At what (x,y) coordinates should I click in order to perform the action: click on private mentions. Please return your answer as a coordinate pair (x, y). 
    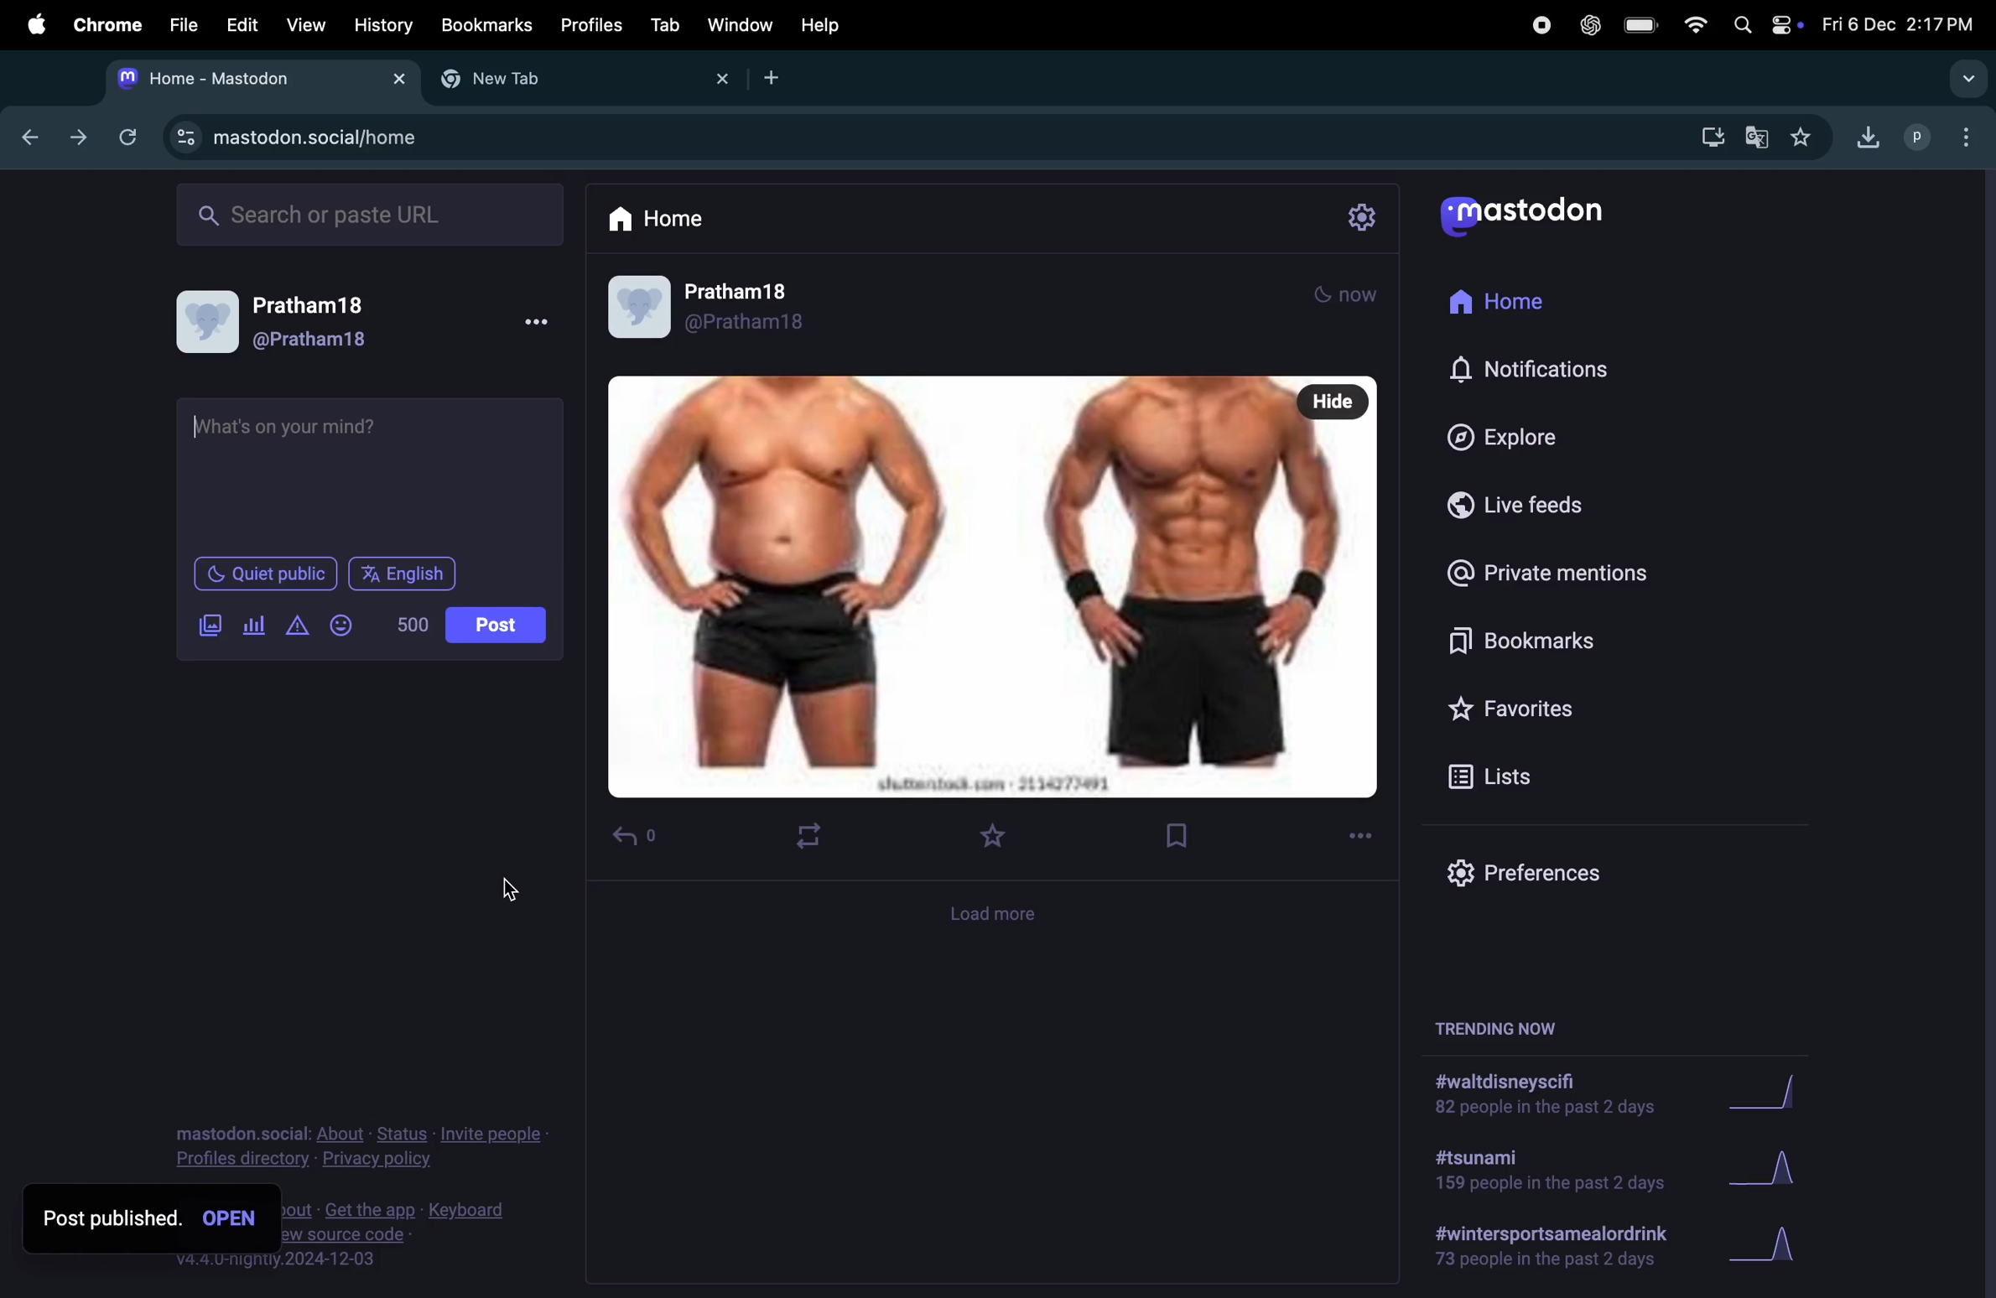
    Looking at the image, I should click on (1567, 575).